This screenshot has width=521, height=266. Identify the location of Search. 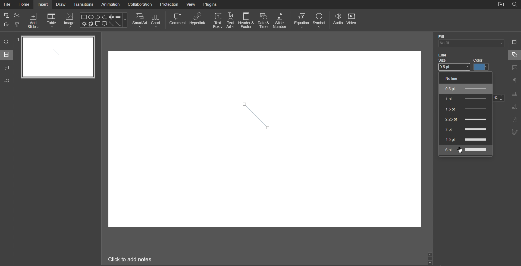
(7, 42).